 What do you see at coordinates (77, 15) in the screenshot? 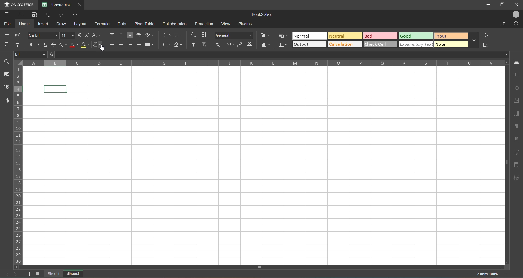
I see `customize quick access toolbar` at bounding box center [77, 15].